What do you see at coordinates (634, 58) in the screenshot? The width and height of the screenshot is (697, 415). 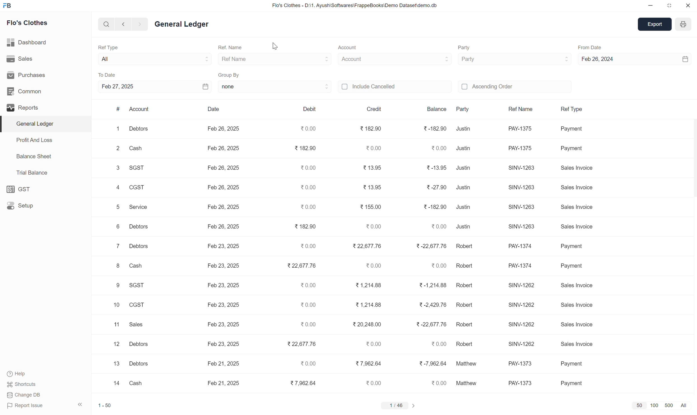 I see `feb 26, 2024` at bounding box center [634, 58].